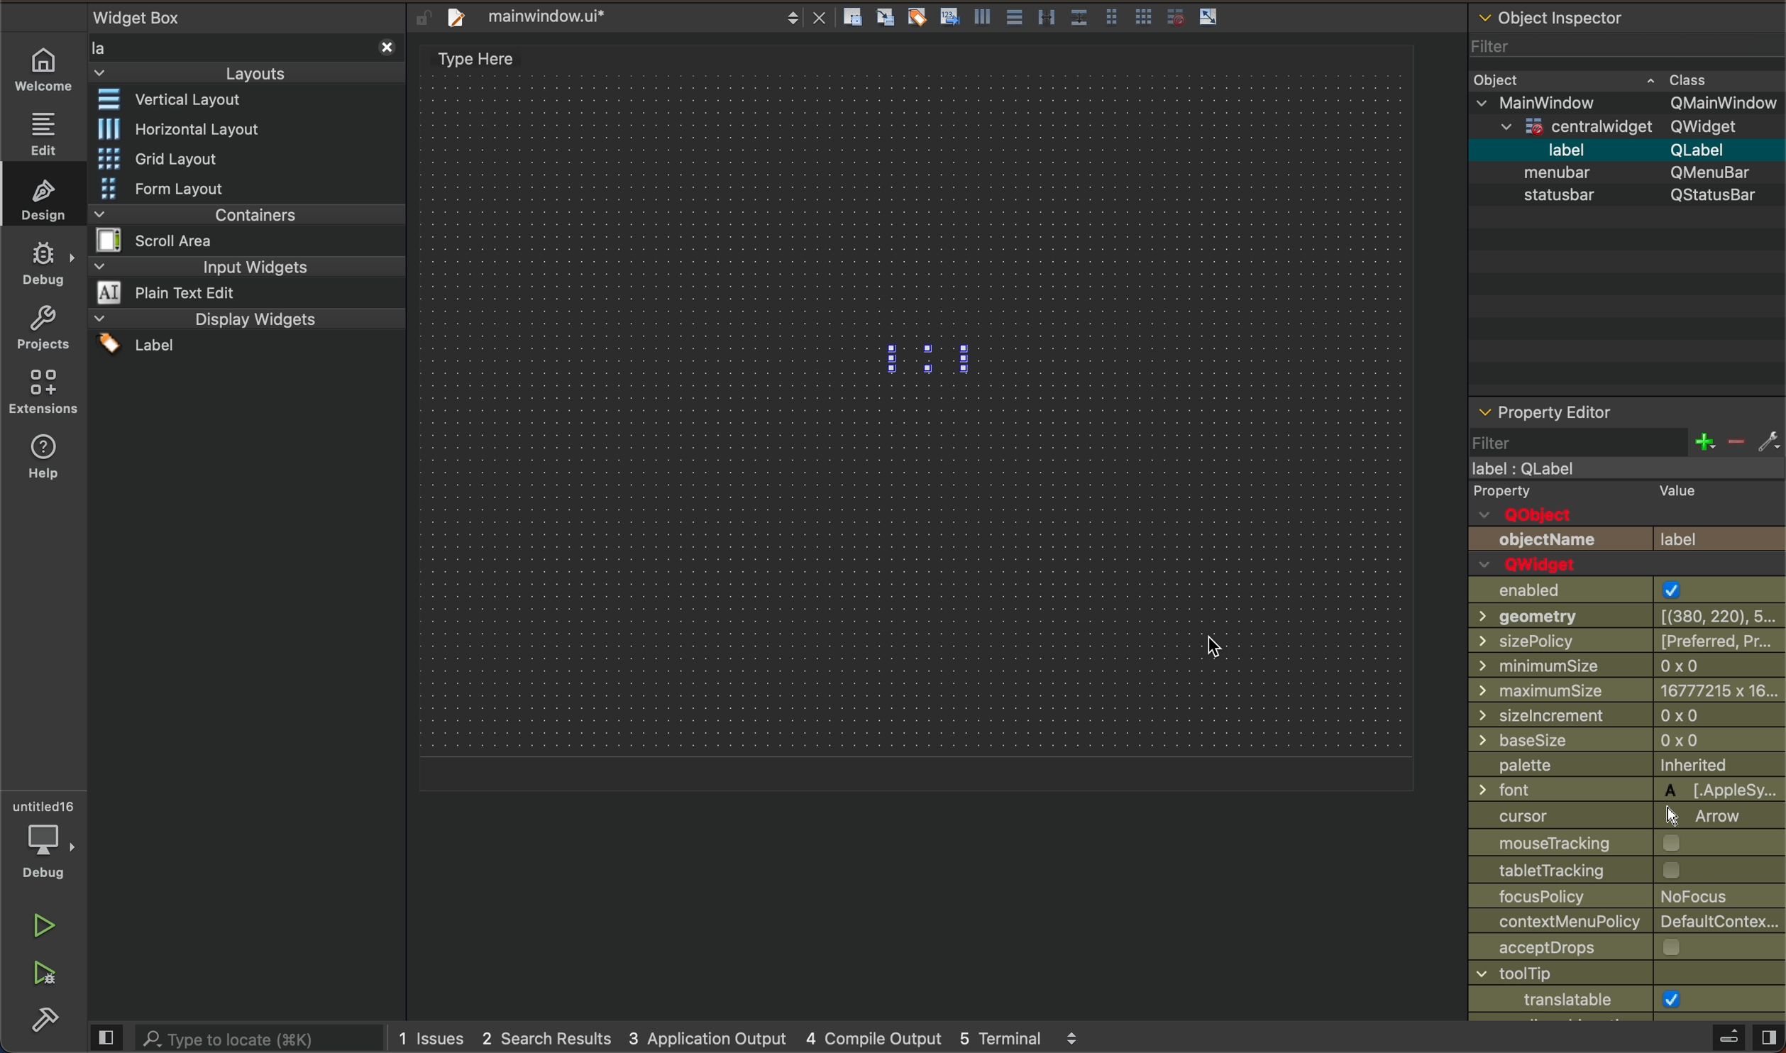  Describe the element at coordinates (879, 1036) in the screenshot. I see `compile output` at that location.